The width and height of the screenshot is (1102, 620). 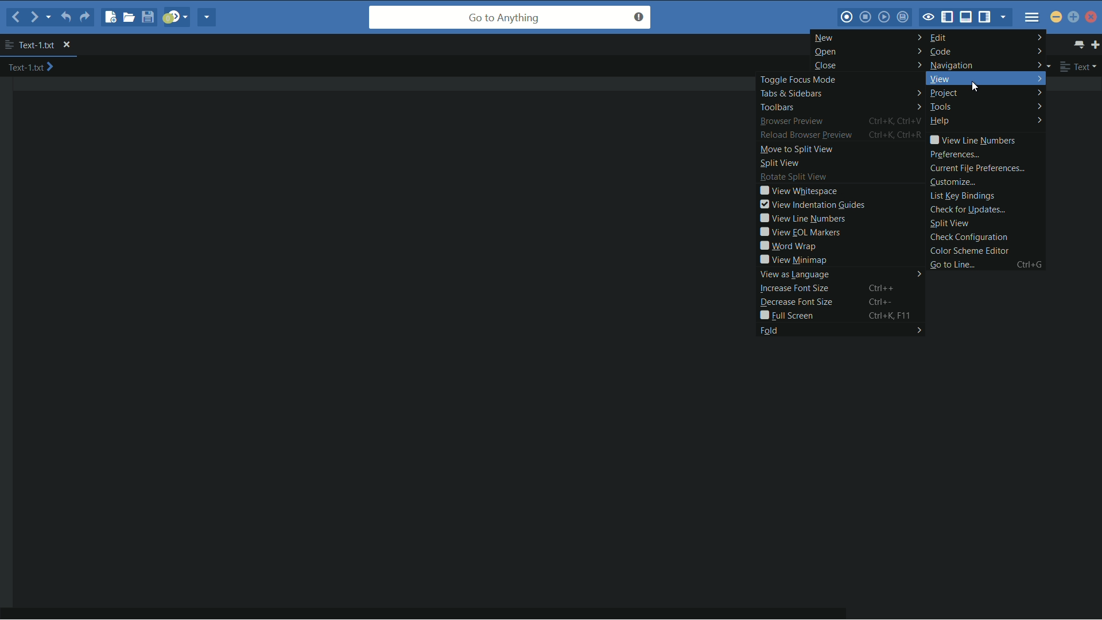 What do you see at coordinates (883, 301) in the screenshot?
I see `Ctrl+-` at bounding box center [883, 301].